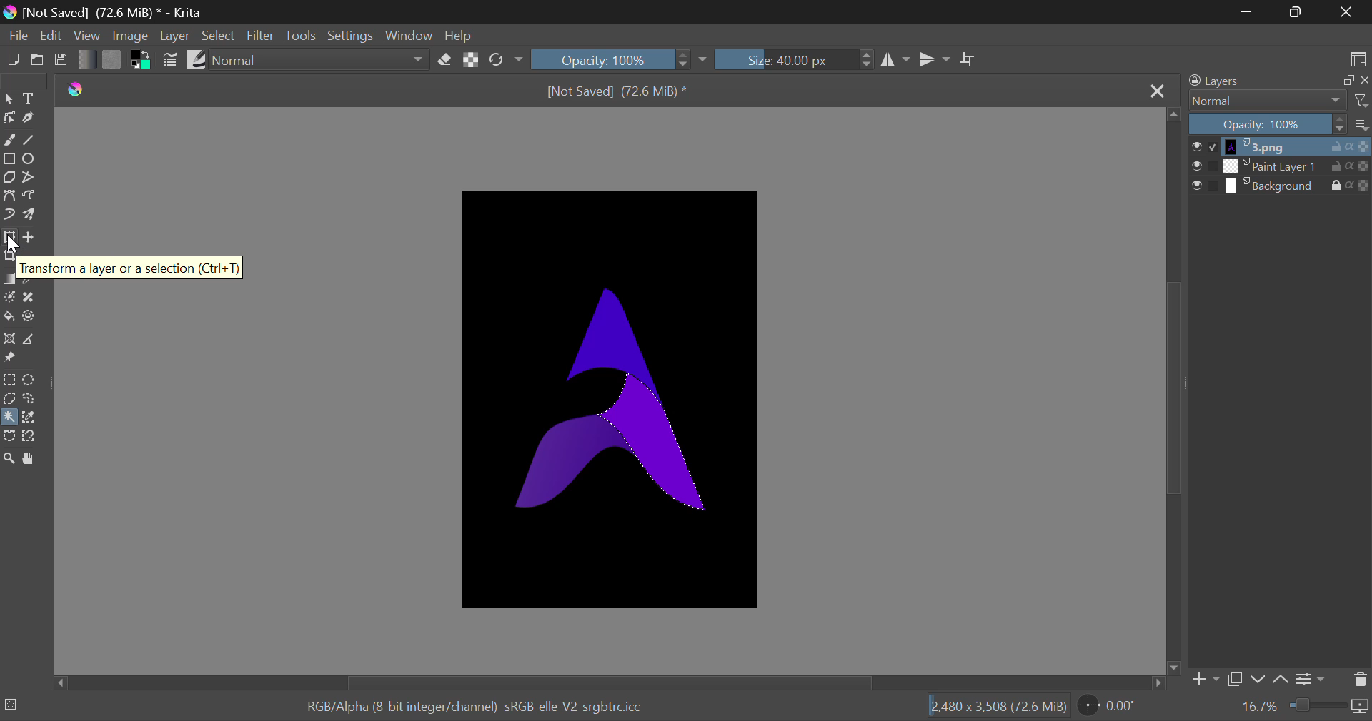 Image resolution: width=1372 pixels, height=721 pixels. What do you see at coordinates (1346, 81) in the screenshot?
I see `copy` at bounding box center [1346, 81].